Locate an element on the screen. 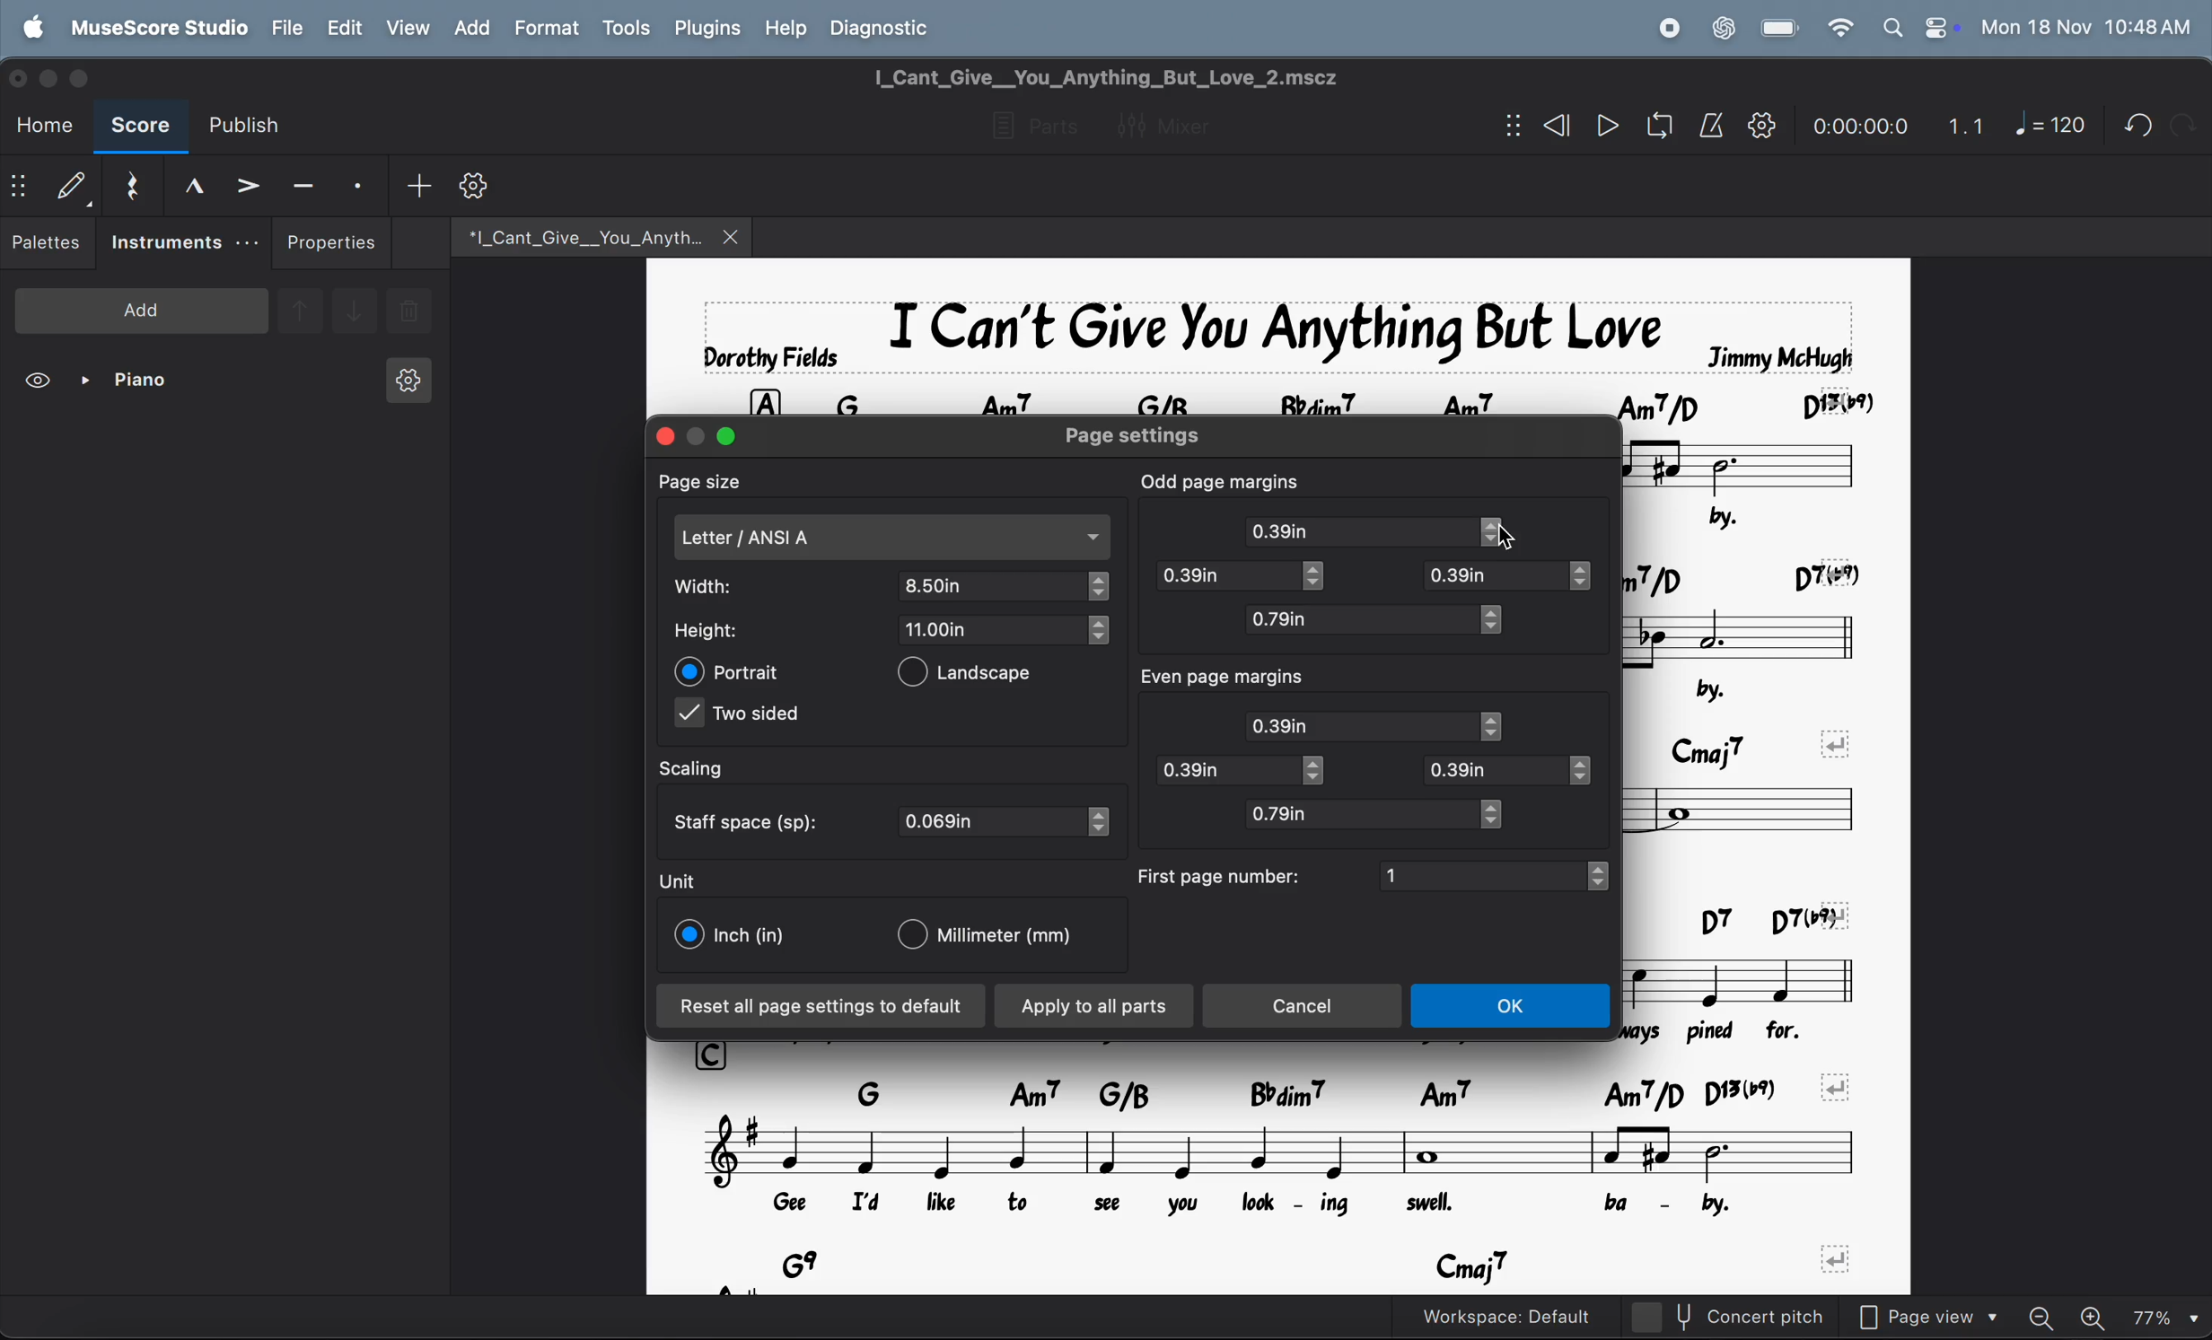 The image size is (2212, 1340). control center is located at coordinates (1937, 27).